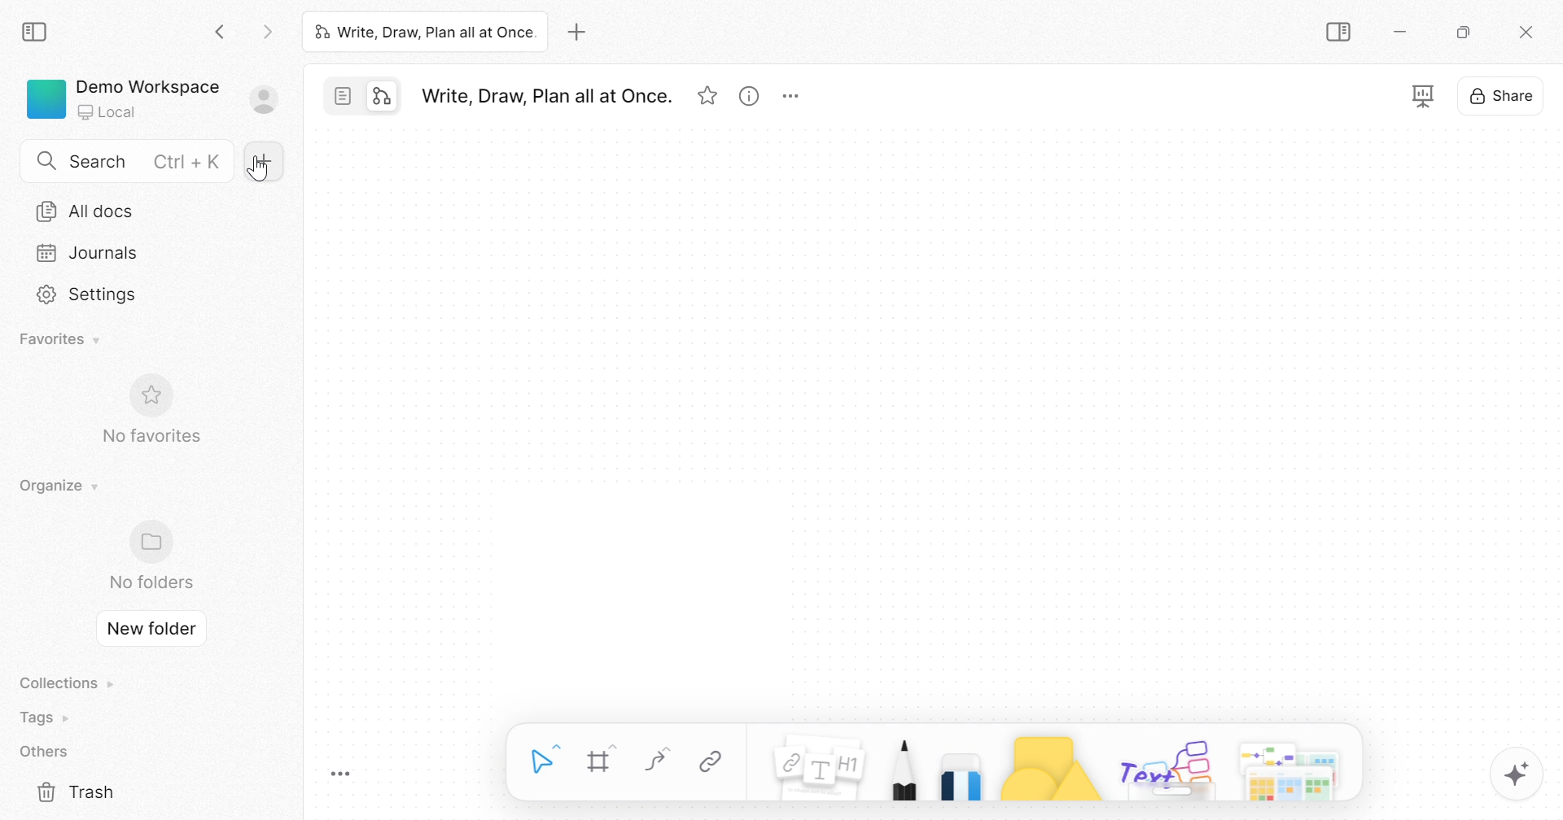  Describe the element at coordinates (268, 34) in the screenshot. I see `Forward` at that location.